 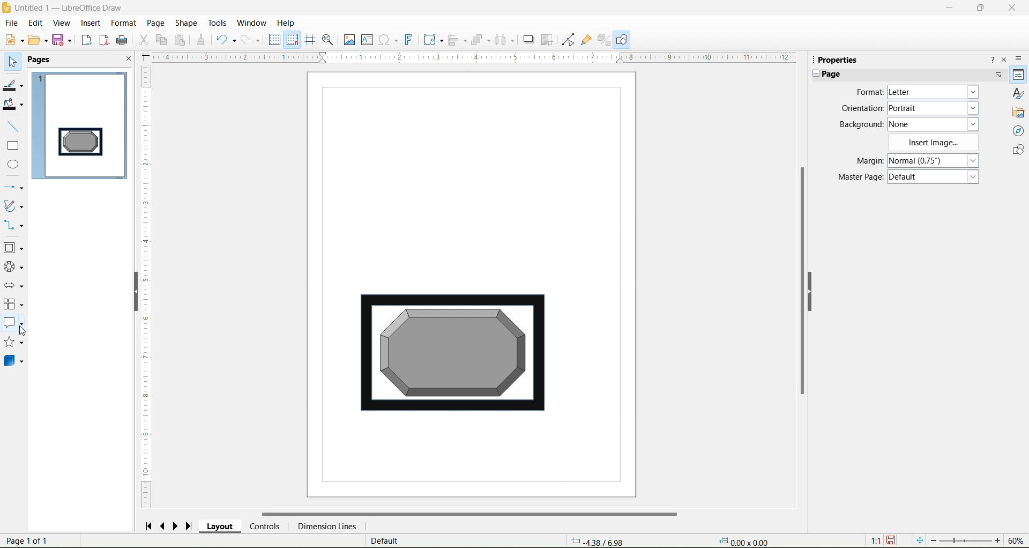 I want to click on Undo, so click(x=226, y=39).